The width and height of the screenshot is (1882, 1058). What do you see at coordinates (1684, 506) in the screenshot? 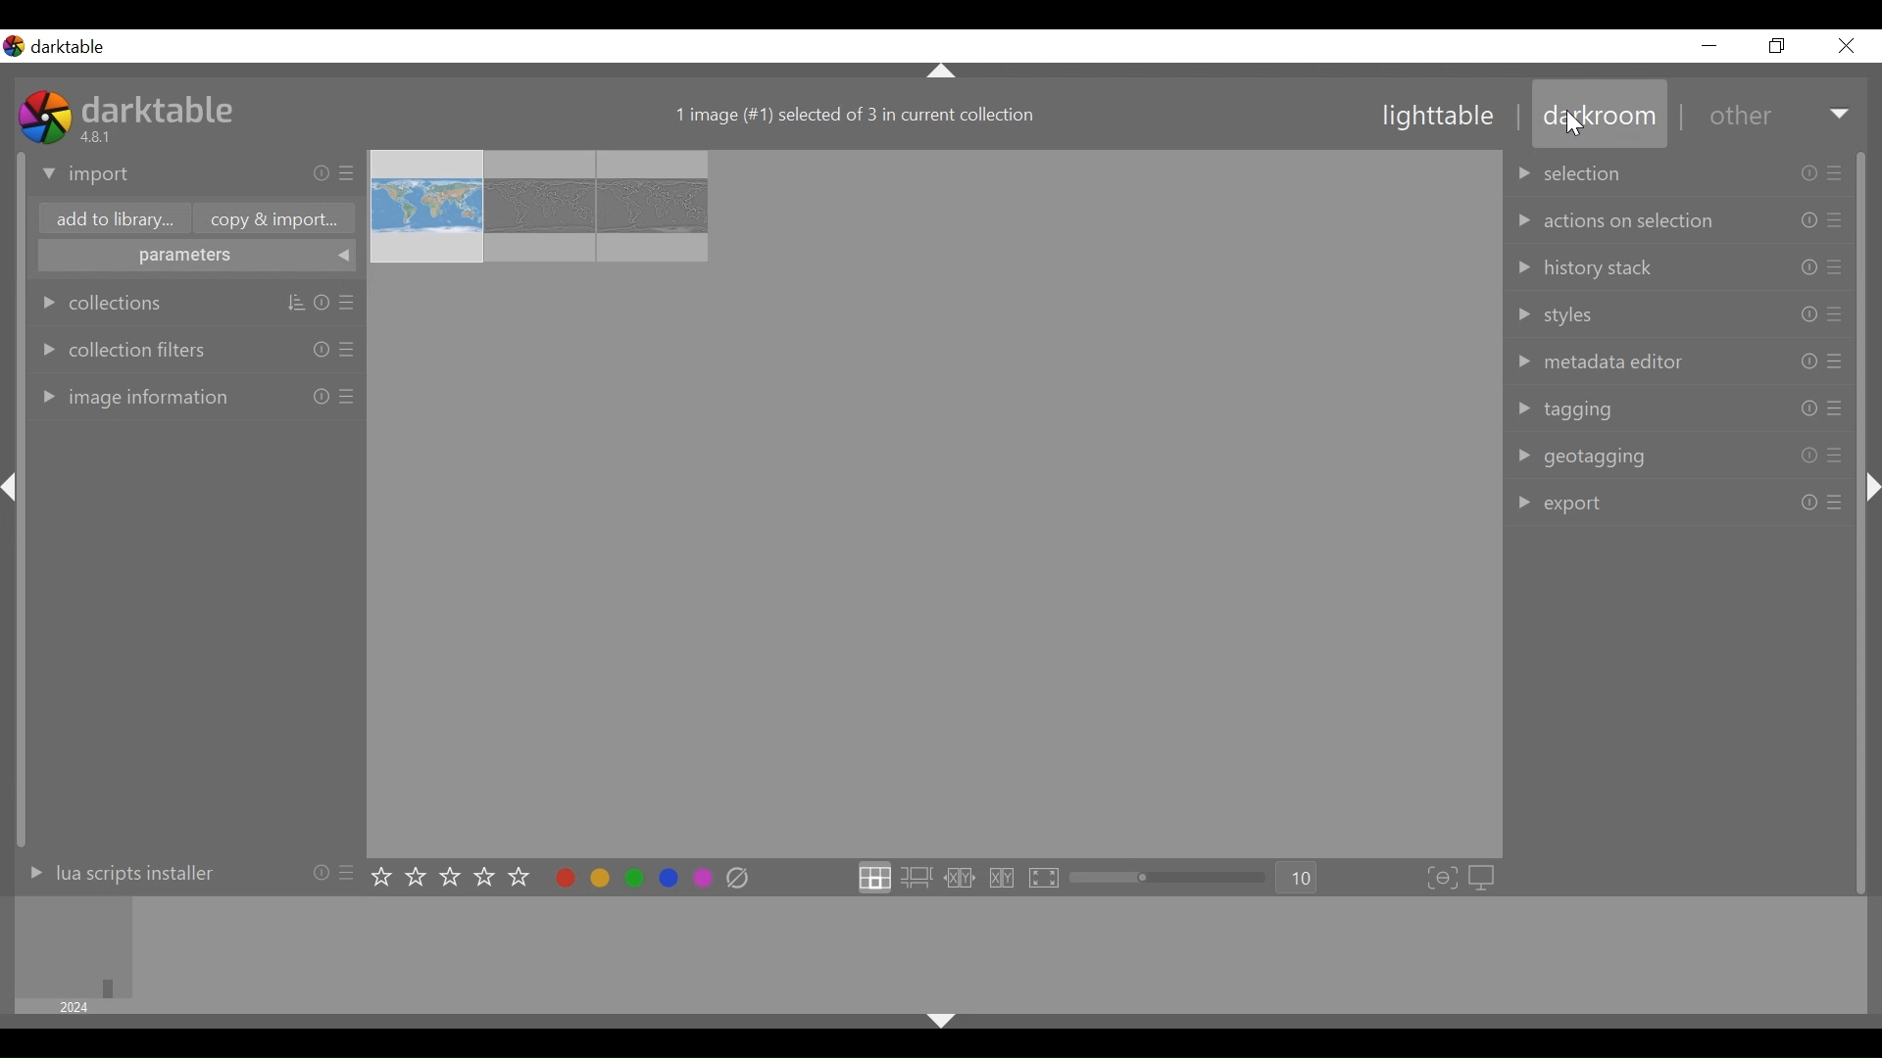
I see `export` at bounding box center [1684, 506].